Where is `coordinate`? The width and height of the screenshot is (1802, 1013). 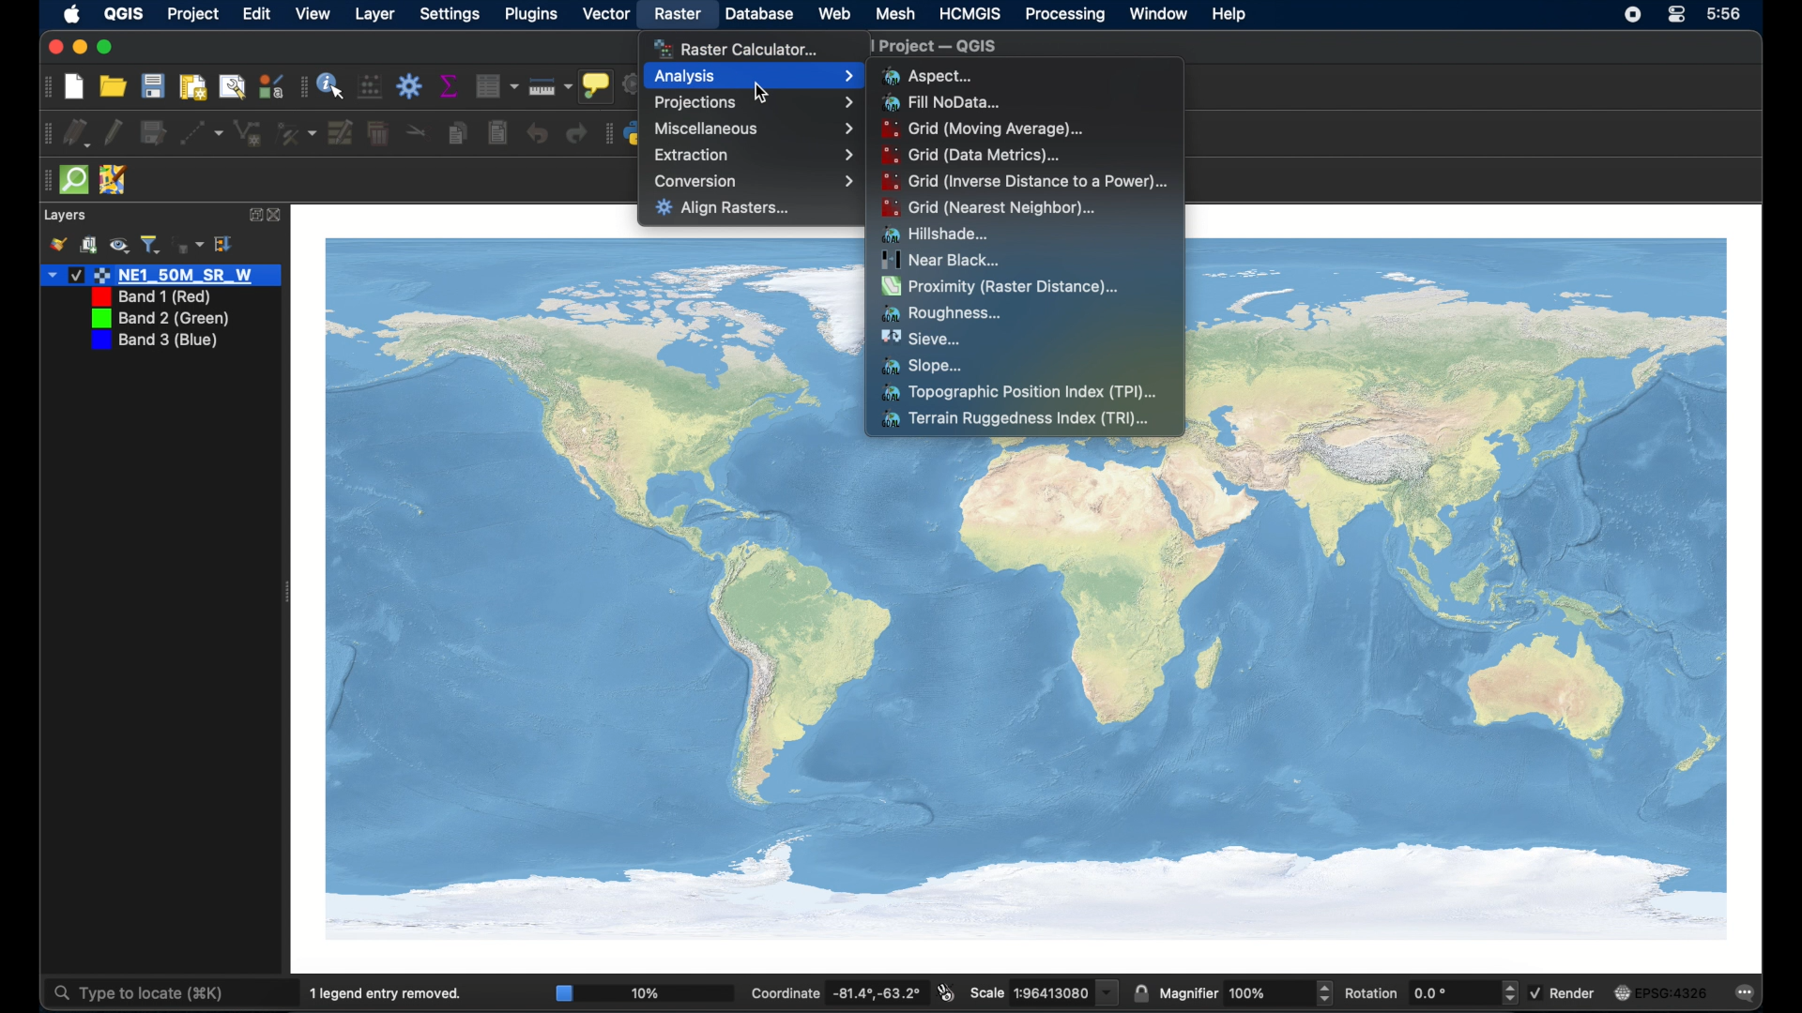 coordinate is located at coordinates (835, 991).